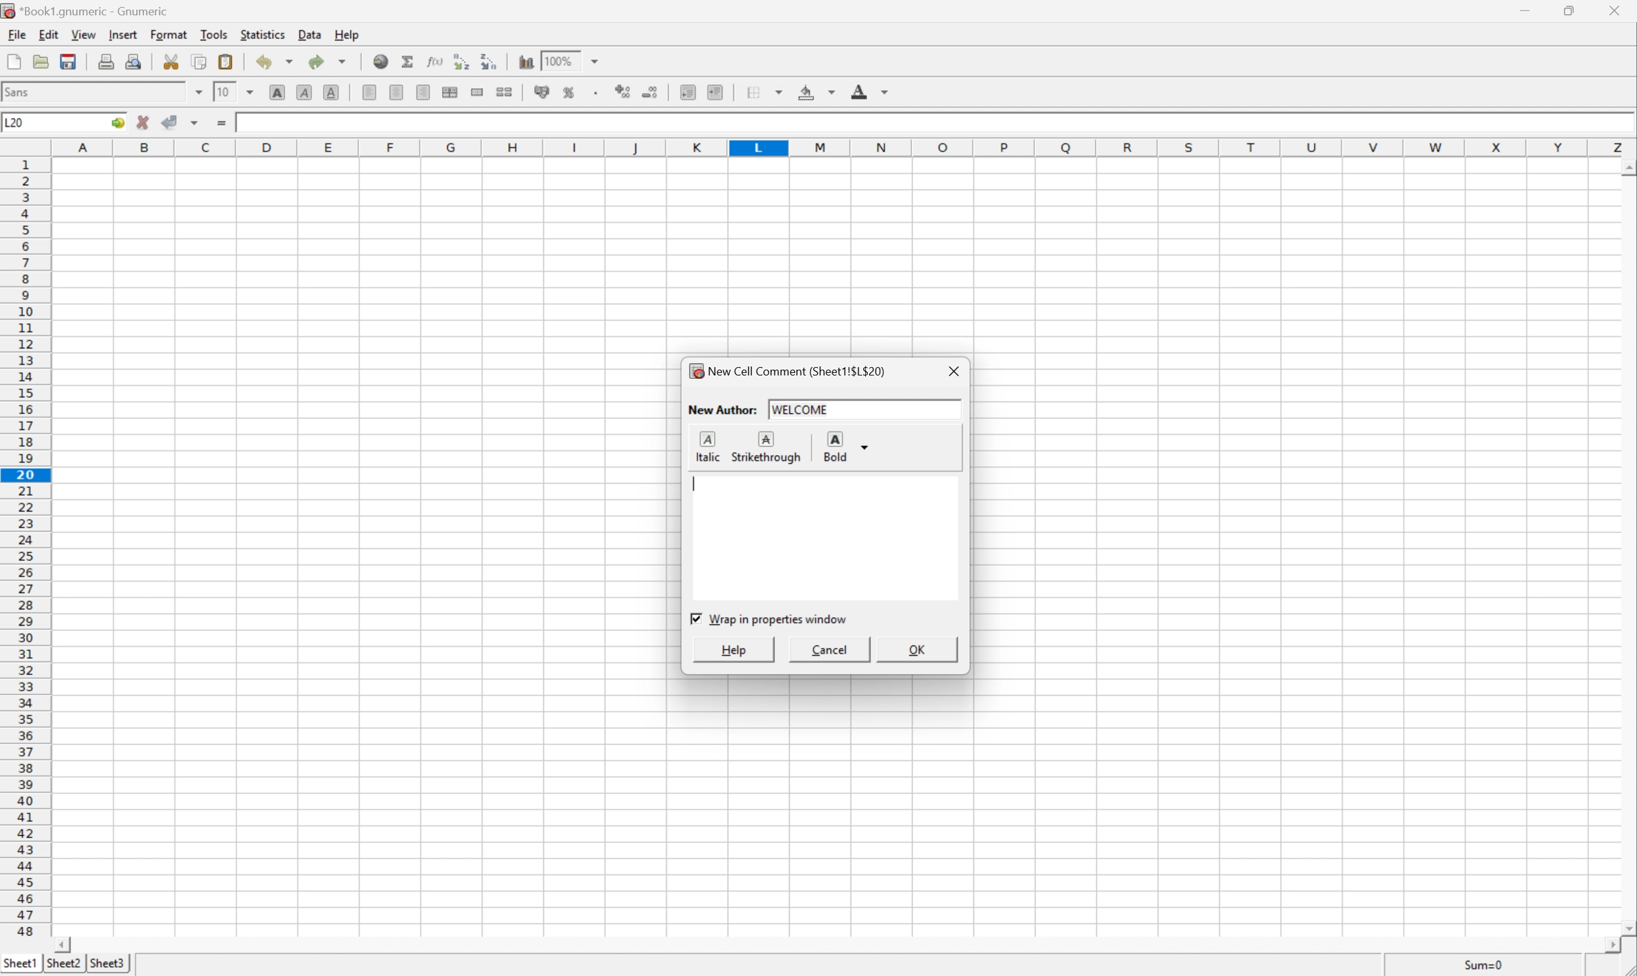 This screenshot has width=1637, height=976. What do you see at coordinates (569, 92) in the screenshot?
I see `Format the selection as percentage` at bounding box center [569, 92].